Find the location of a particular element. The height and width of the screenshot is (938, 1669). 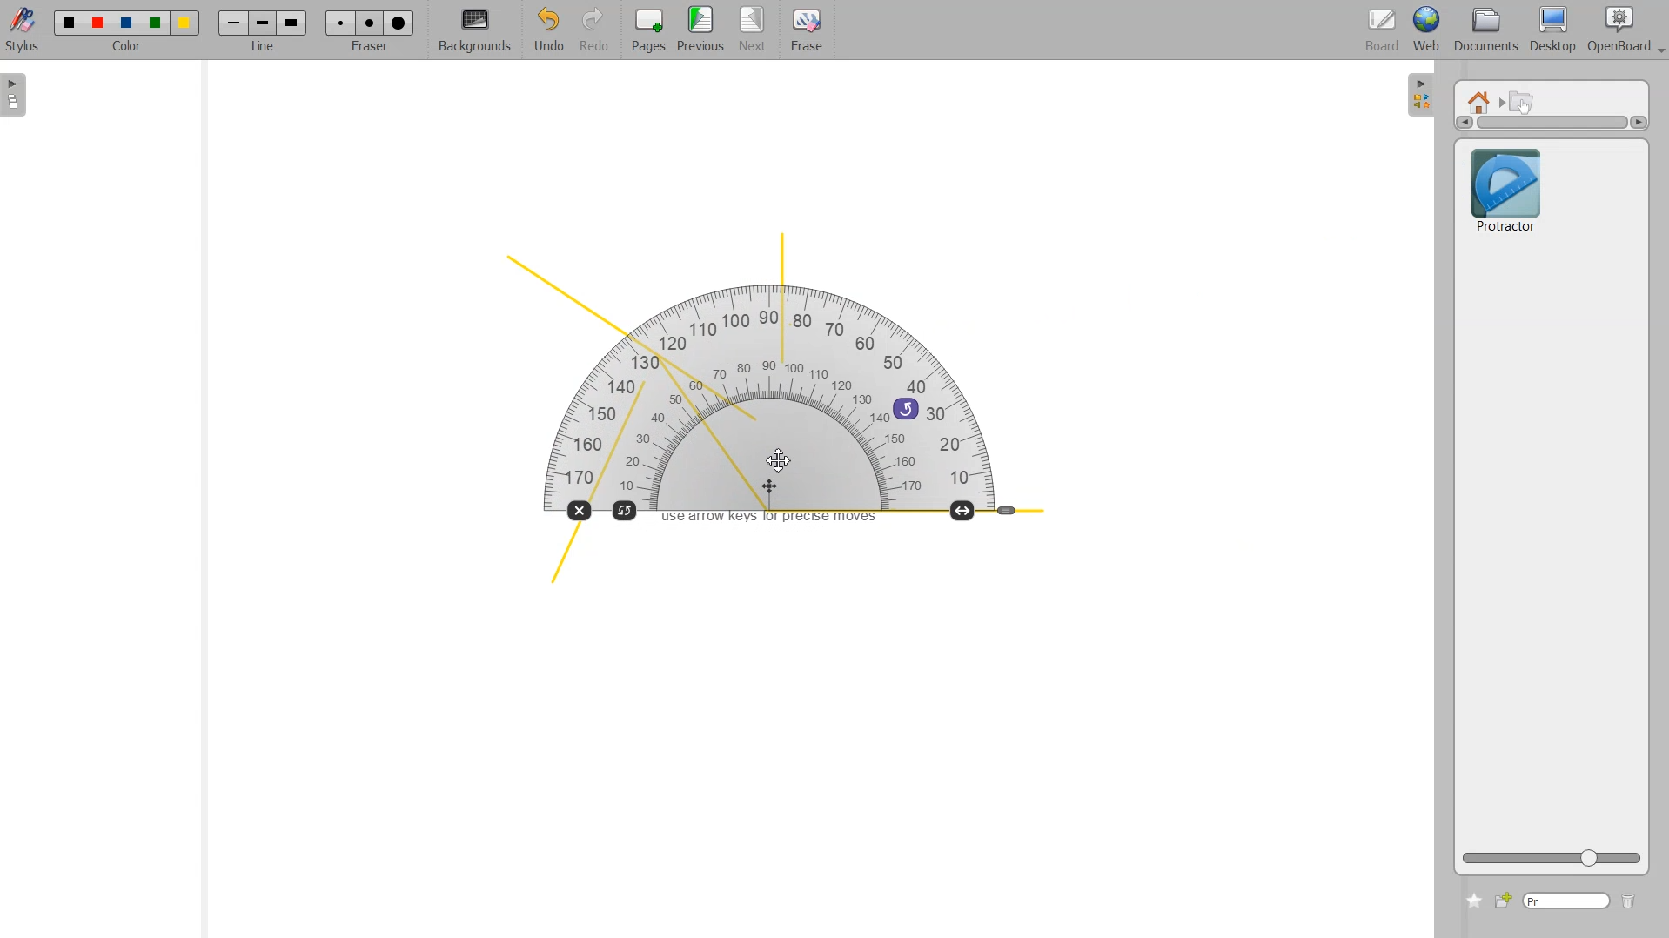

Web is located at coordinates (1427, 30).